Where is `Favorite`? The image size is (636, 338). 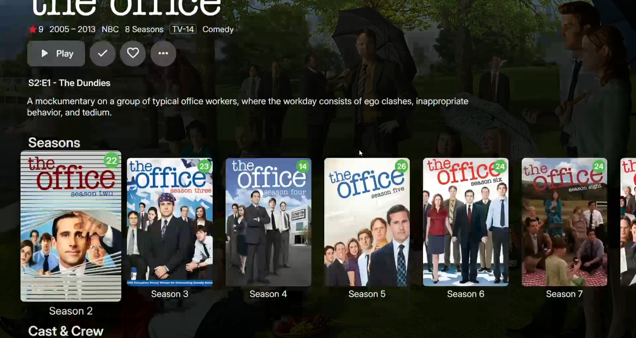 Favorite is located at coordinates (131, 55).